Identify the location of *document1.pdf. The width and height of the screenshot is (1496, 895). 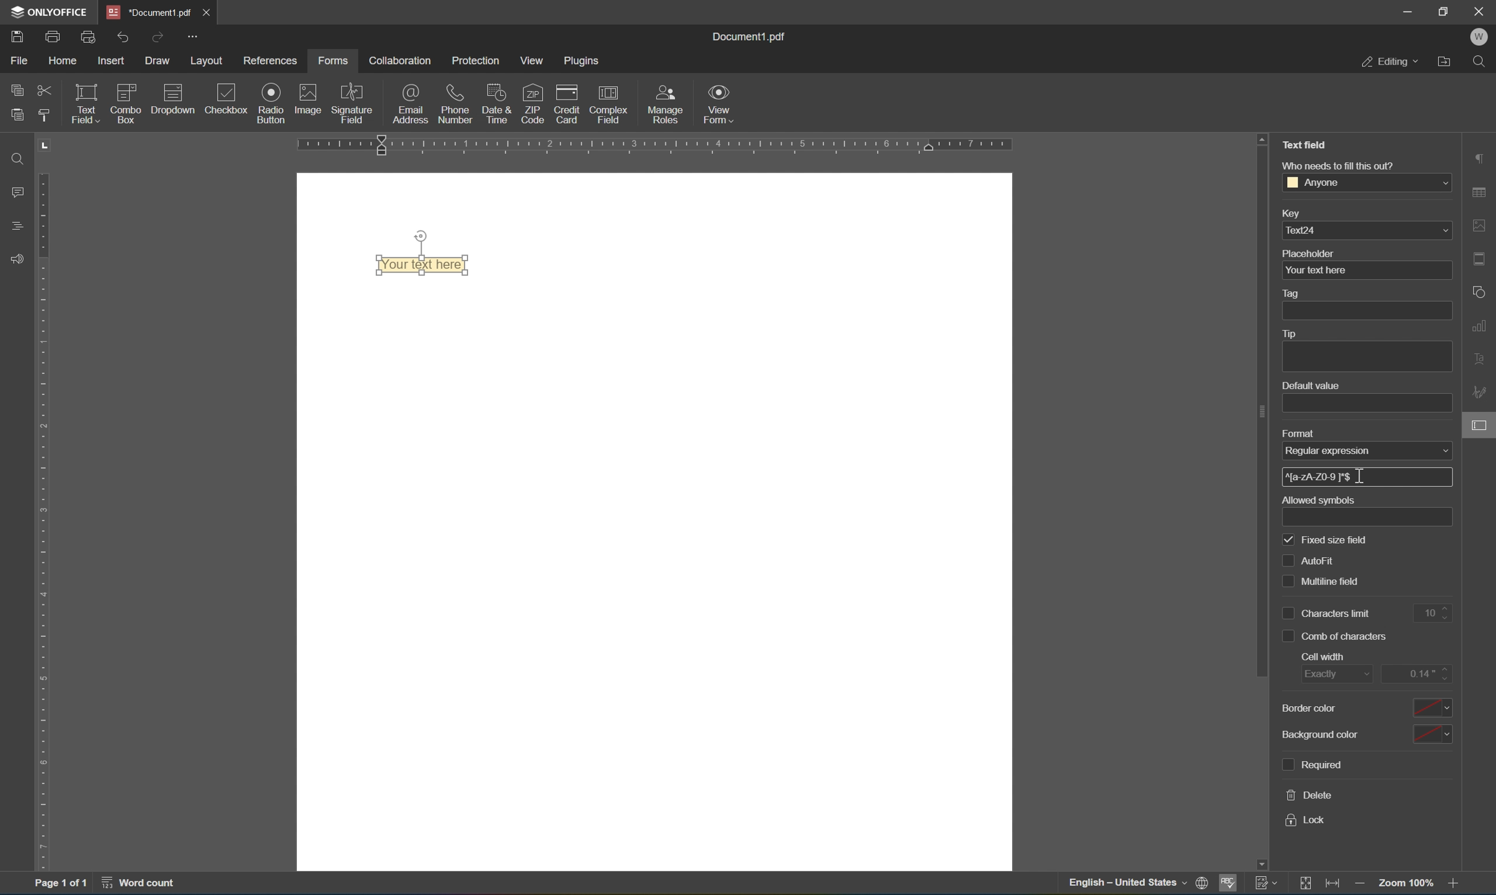
(150, 12).